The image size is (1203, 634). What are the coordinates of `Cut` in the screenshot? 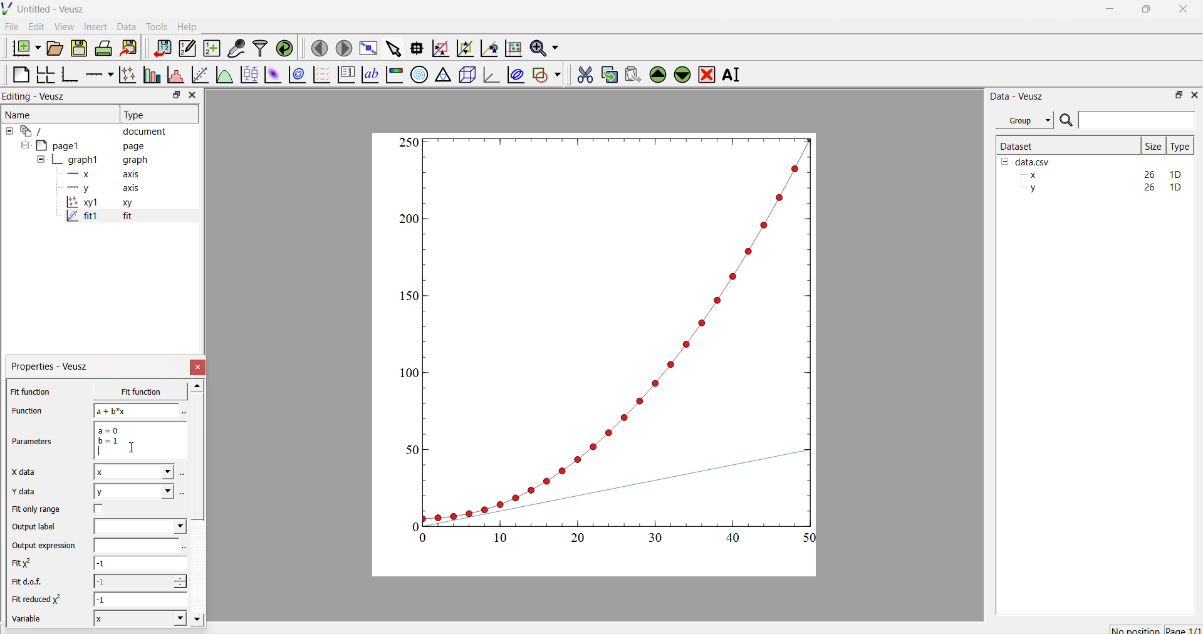 It's located at (581, 73).